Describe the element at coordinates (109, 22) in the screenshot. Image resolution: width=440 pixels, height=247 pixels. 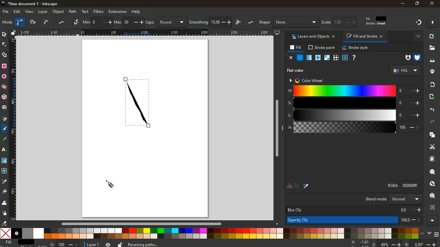
I see `object to path` at that location.